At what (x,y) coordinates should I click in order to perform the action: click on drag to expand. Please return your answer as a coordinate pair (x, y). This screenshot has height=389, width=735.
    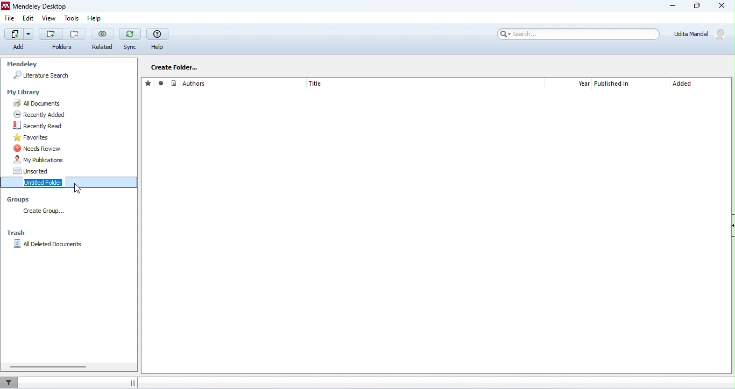
    Looking at the image, I should click on (132, 383).